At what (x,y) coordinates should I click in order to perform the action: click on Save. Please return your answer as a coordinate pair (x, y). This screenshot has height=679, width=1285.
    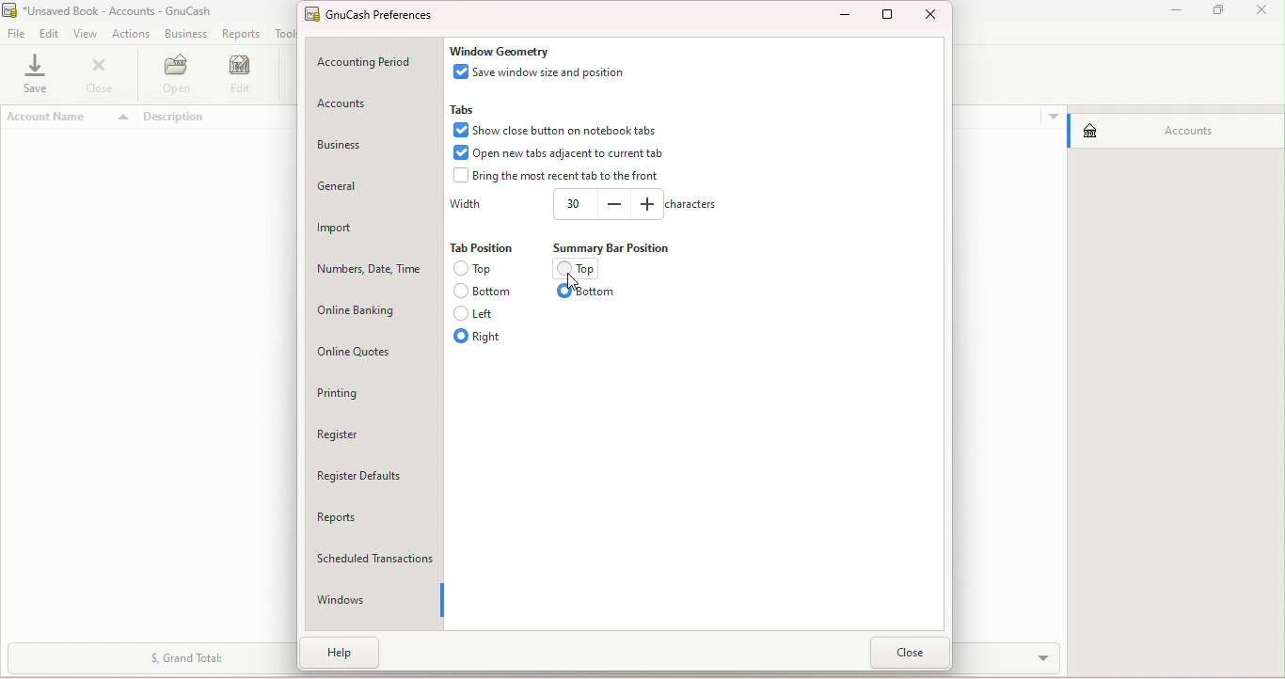
    Looking at the image, I should click on (39, 76).